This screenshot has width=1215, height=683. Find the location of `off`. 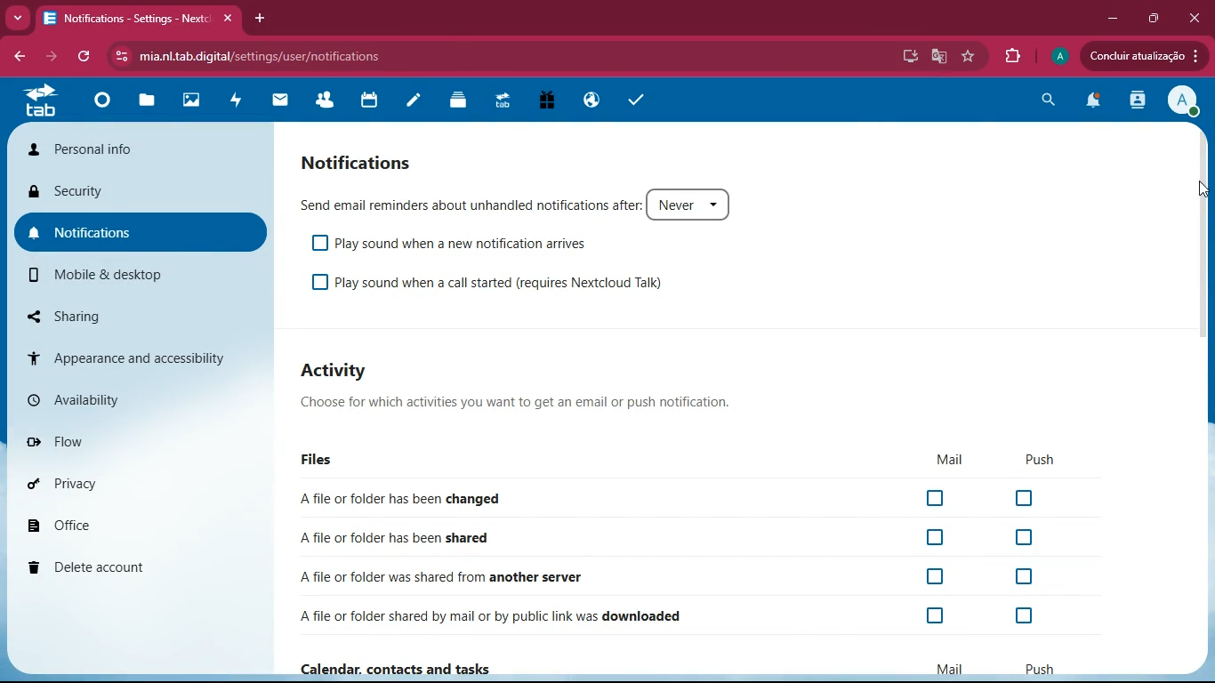

off is located at coordinates (934, 496).